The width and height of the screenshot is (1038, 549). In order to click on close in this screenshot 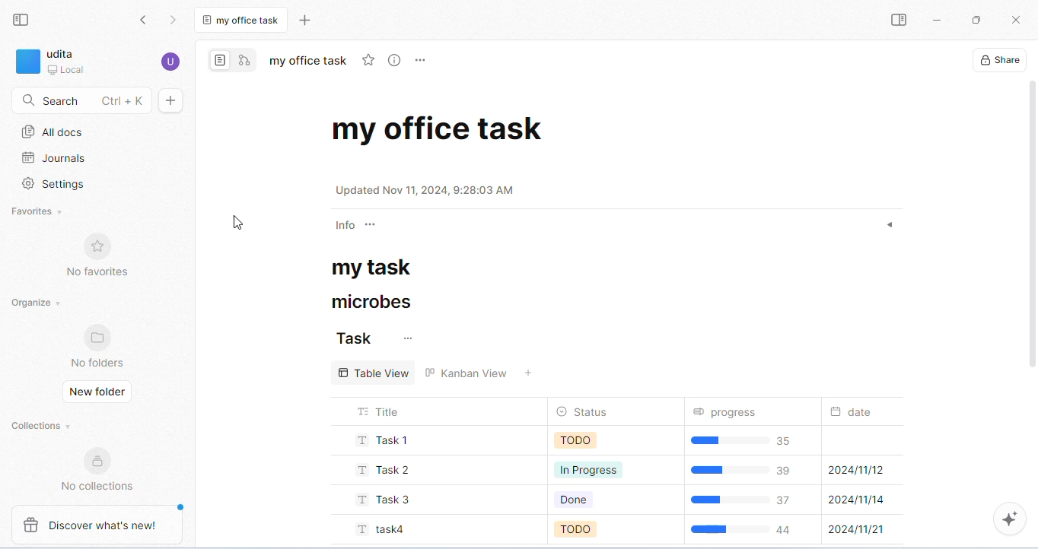, I will do `click(1017, 20)`.